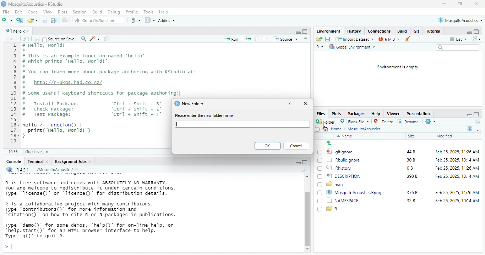 This screenshot has height=255, width=485. I want to click on typing cursor, so click(179, 123).